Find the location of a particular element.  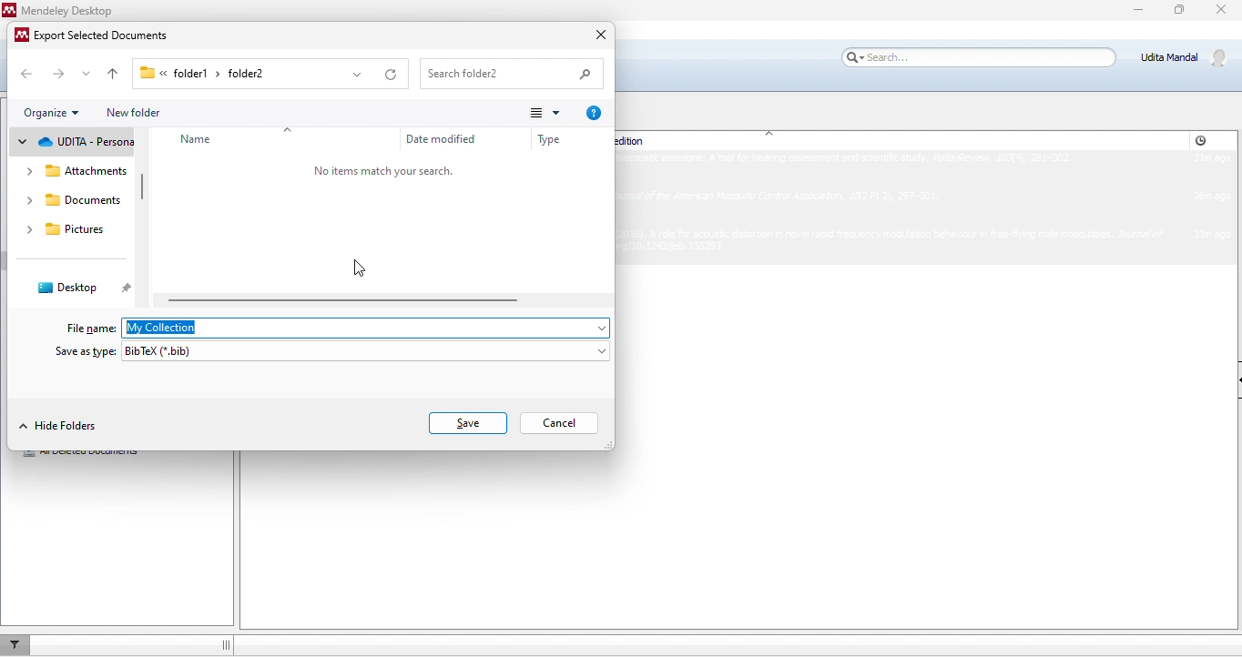

hide folders is located at coordinates (63, 425).